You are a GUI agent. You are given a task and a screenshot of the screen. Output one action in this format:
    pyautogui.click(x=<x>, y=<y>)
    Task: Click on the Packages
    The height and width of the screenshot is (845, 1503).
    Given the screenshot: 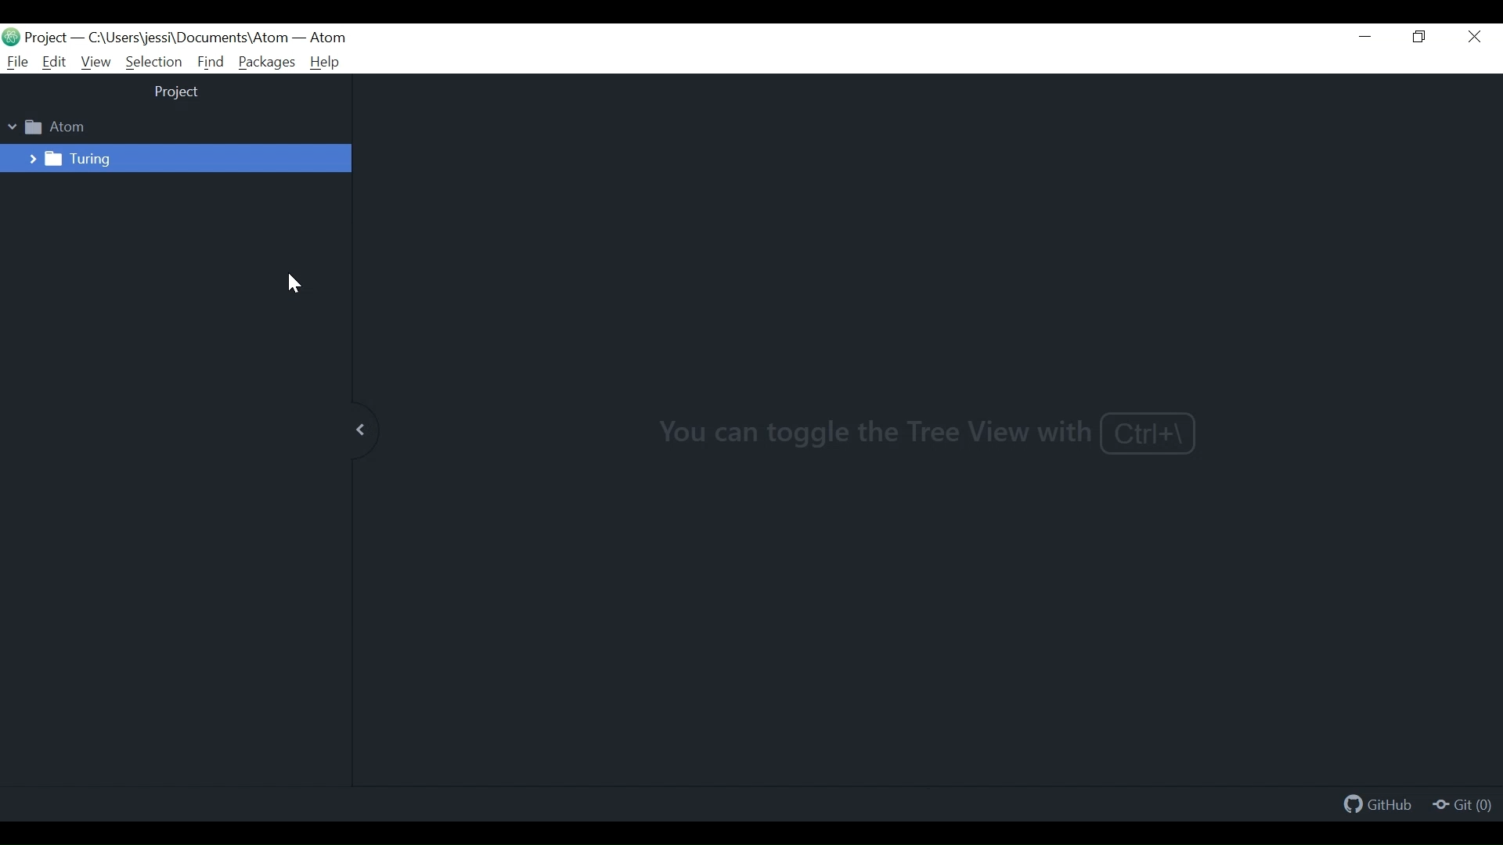 What is the action you would take?
    pyautogui.click(x=268, y=62)
    